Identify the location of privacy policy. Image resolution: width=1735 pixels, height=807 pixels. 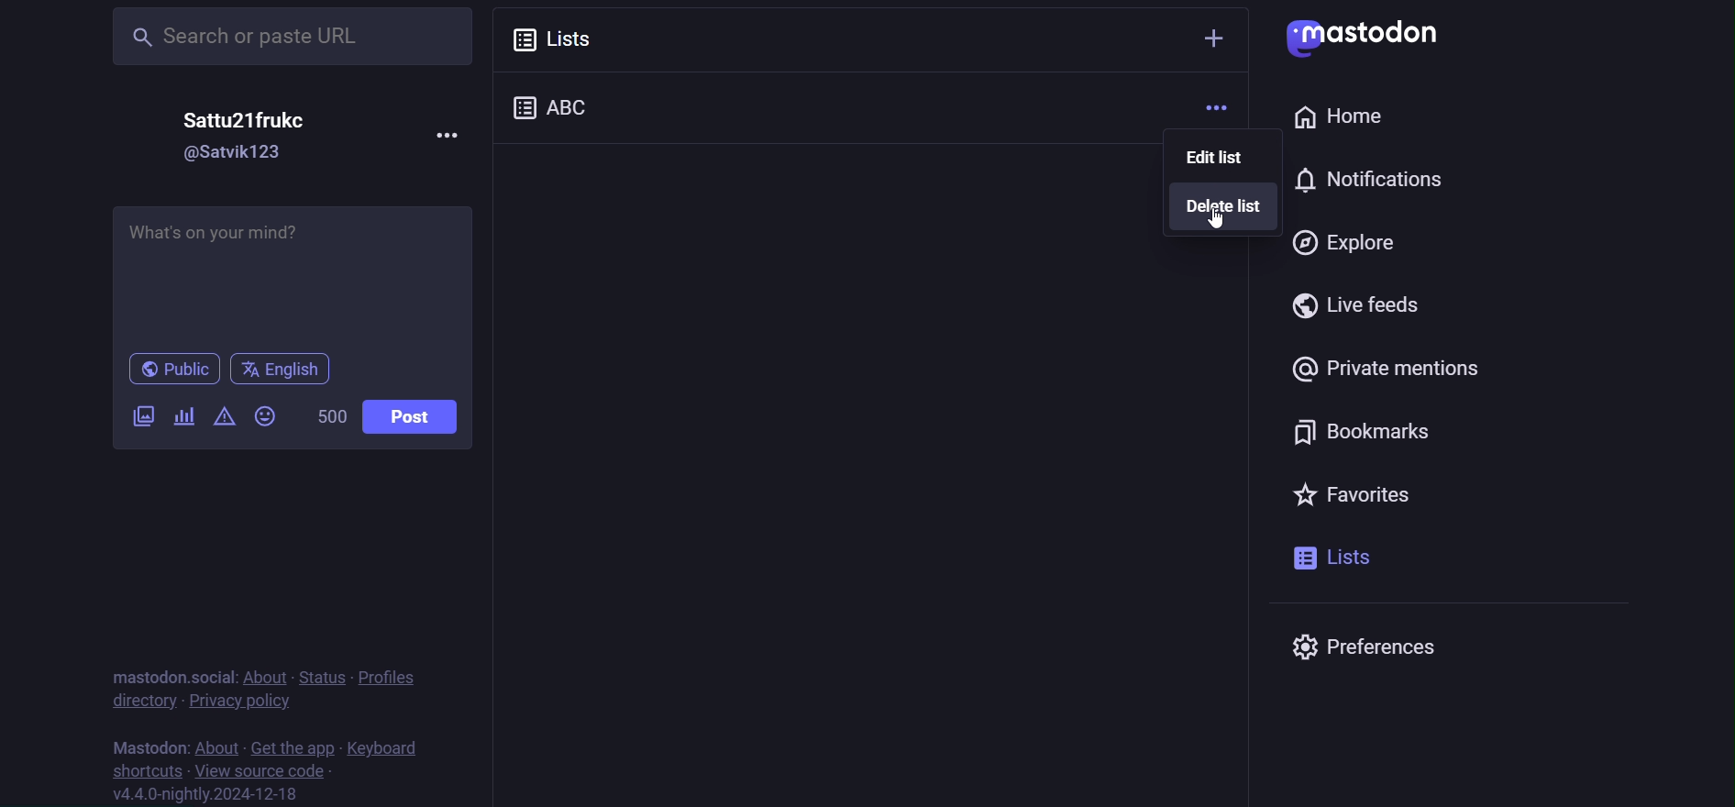
(240, 701).